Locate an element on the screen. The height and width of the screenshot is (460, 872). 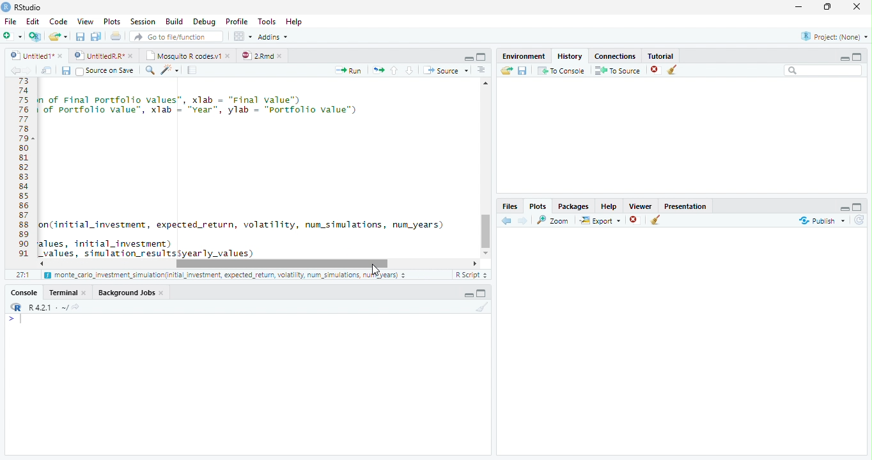
Save all open files is located at coordinates (95, 36).